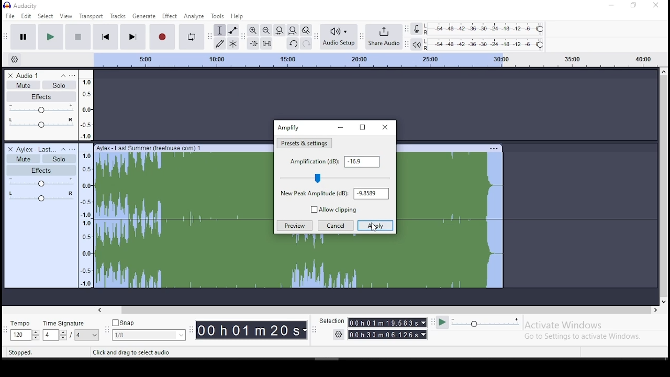 This screenshot has width=670, height=377. I want to click on zoom in, so click(253, 30).